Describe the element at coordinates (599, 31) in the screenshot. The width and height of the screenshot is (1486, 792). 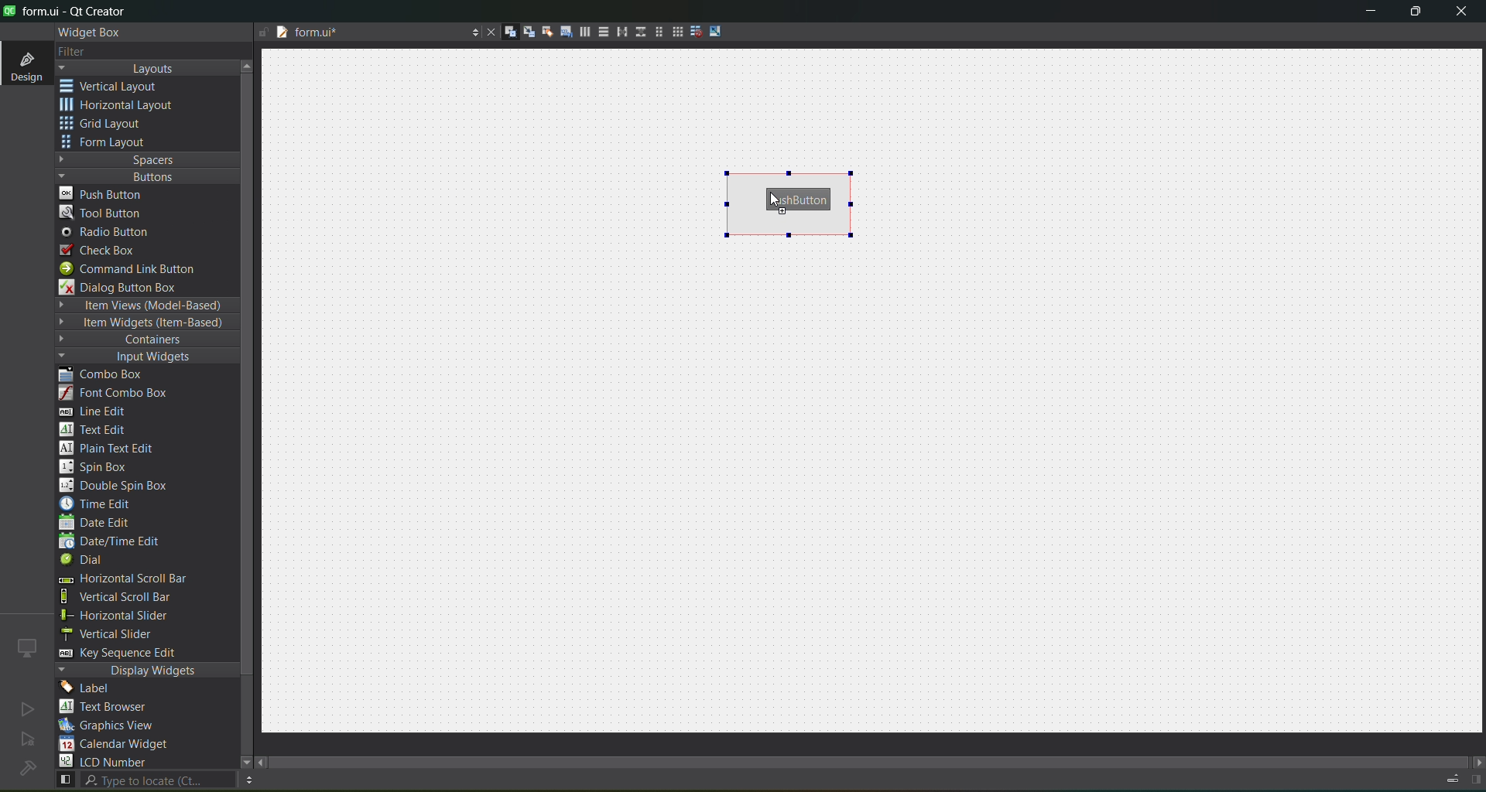
I see `layout vertically` at that location.